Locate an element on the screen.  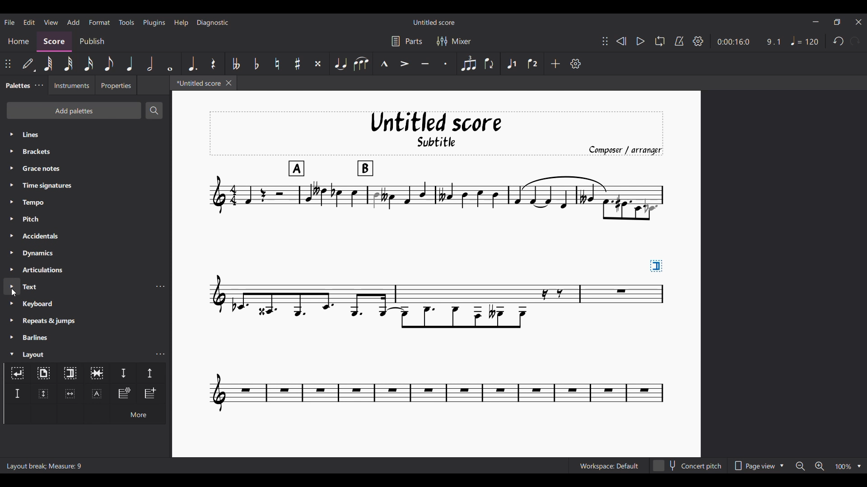
Lines is located at coordinates (86, 134).